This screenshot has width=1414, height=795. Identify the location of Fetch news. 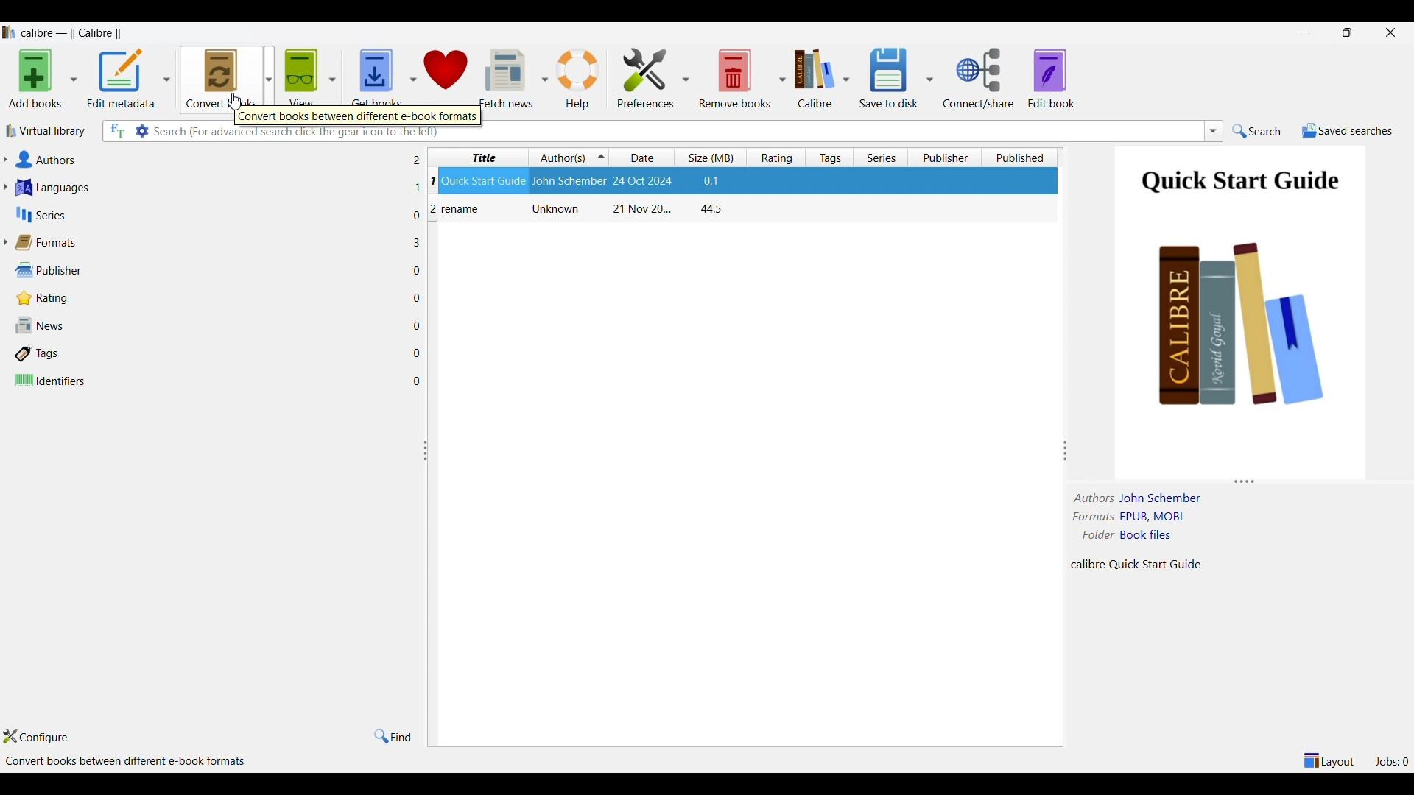
(506, 77).